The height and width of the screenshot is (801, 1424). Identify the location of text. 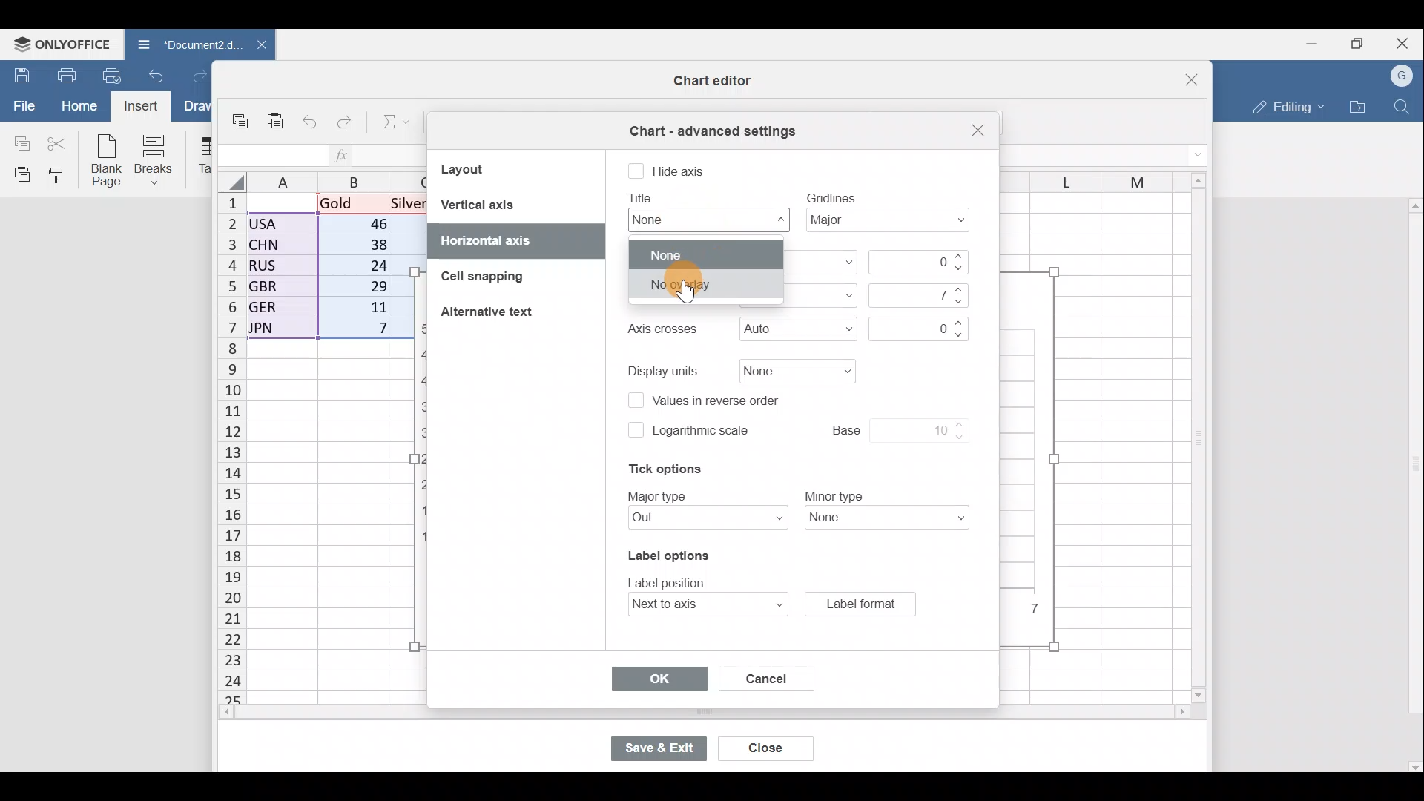
(659, 495).